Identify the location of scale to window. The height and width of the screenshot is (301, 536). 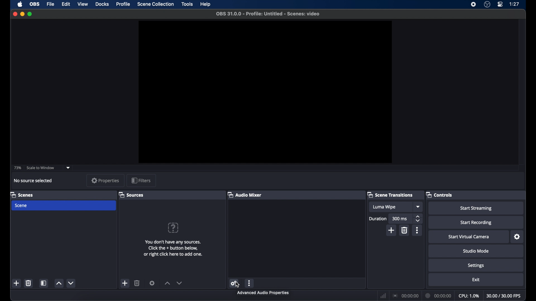
(41, 168).